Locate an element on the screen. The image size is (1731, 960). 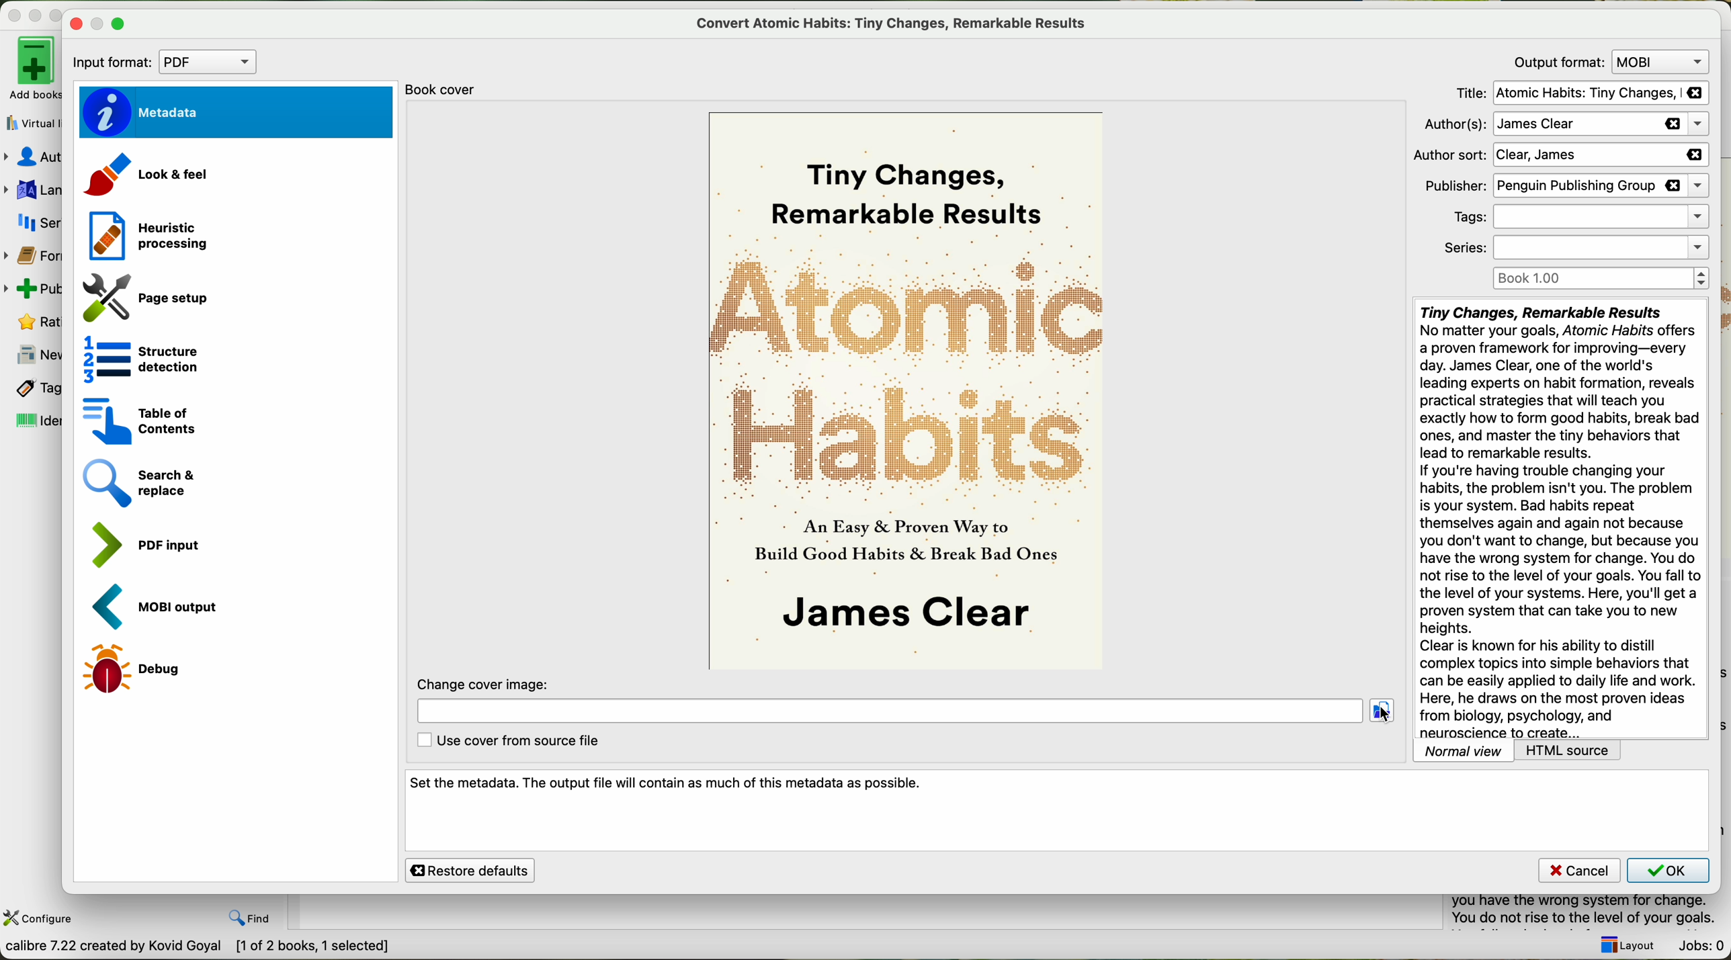
change cover image is located at coordinates (486, 683).